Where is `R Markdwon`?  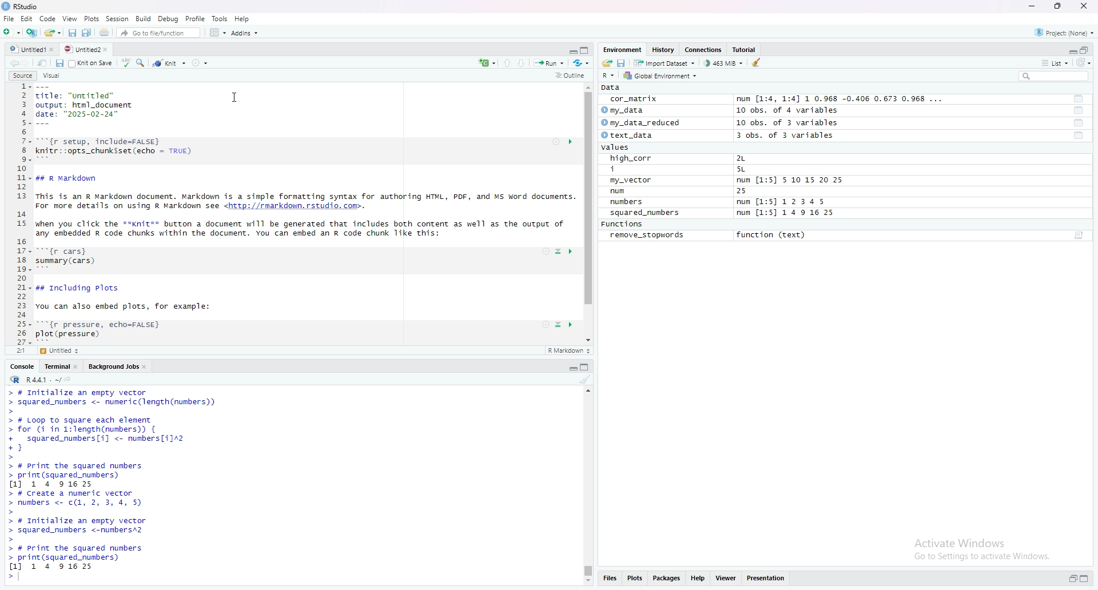 R Markdwon is located at coordinates (568, 351).